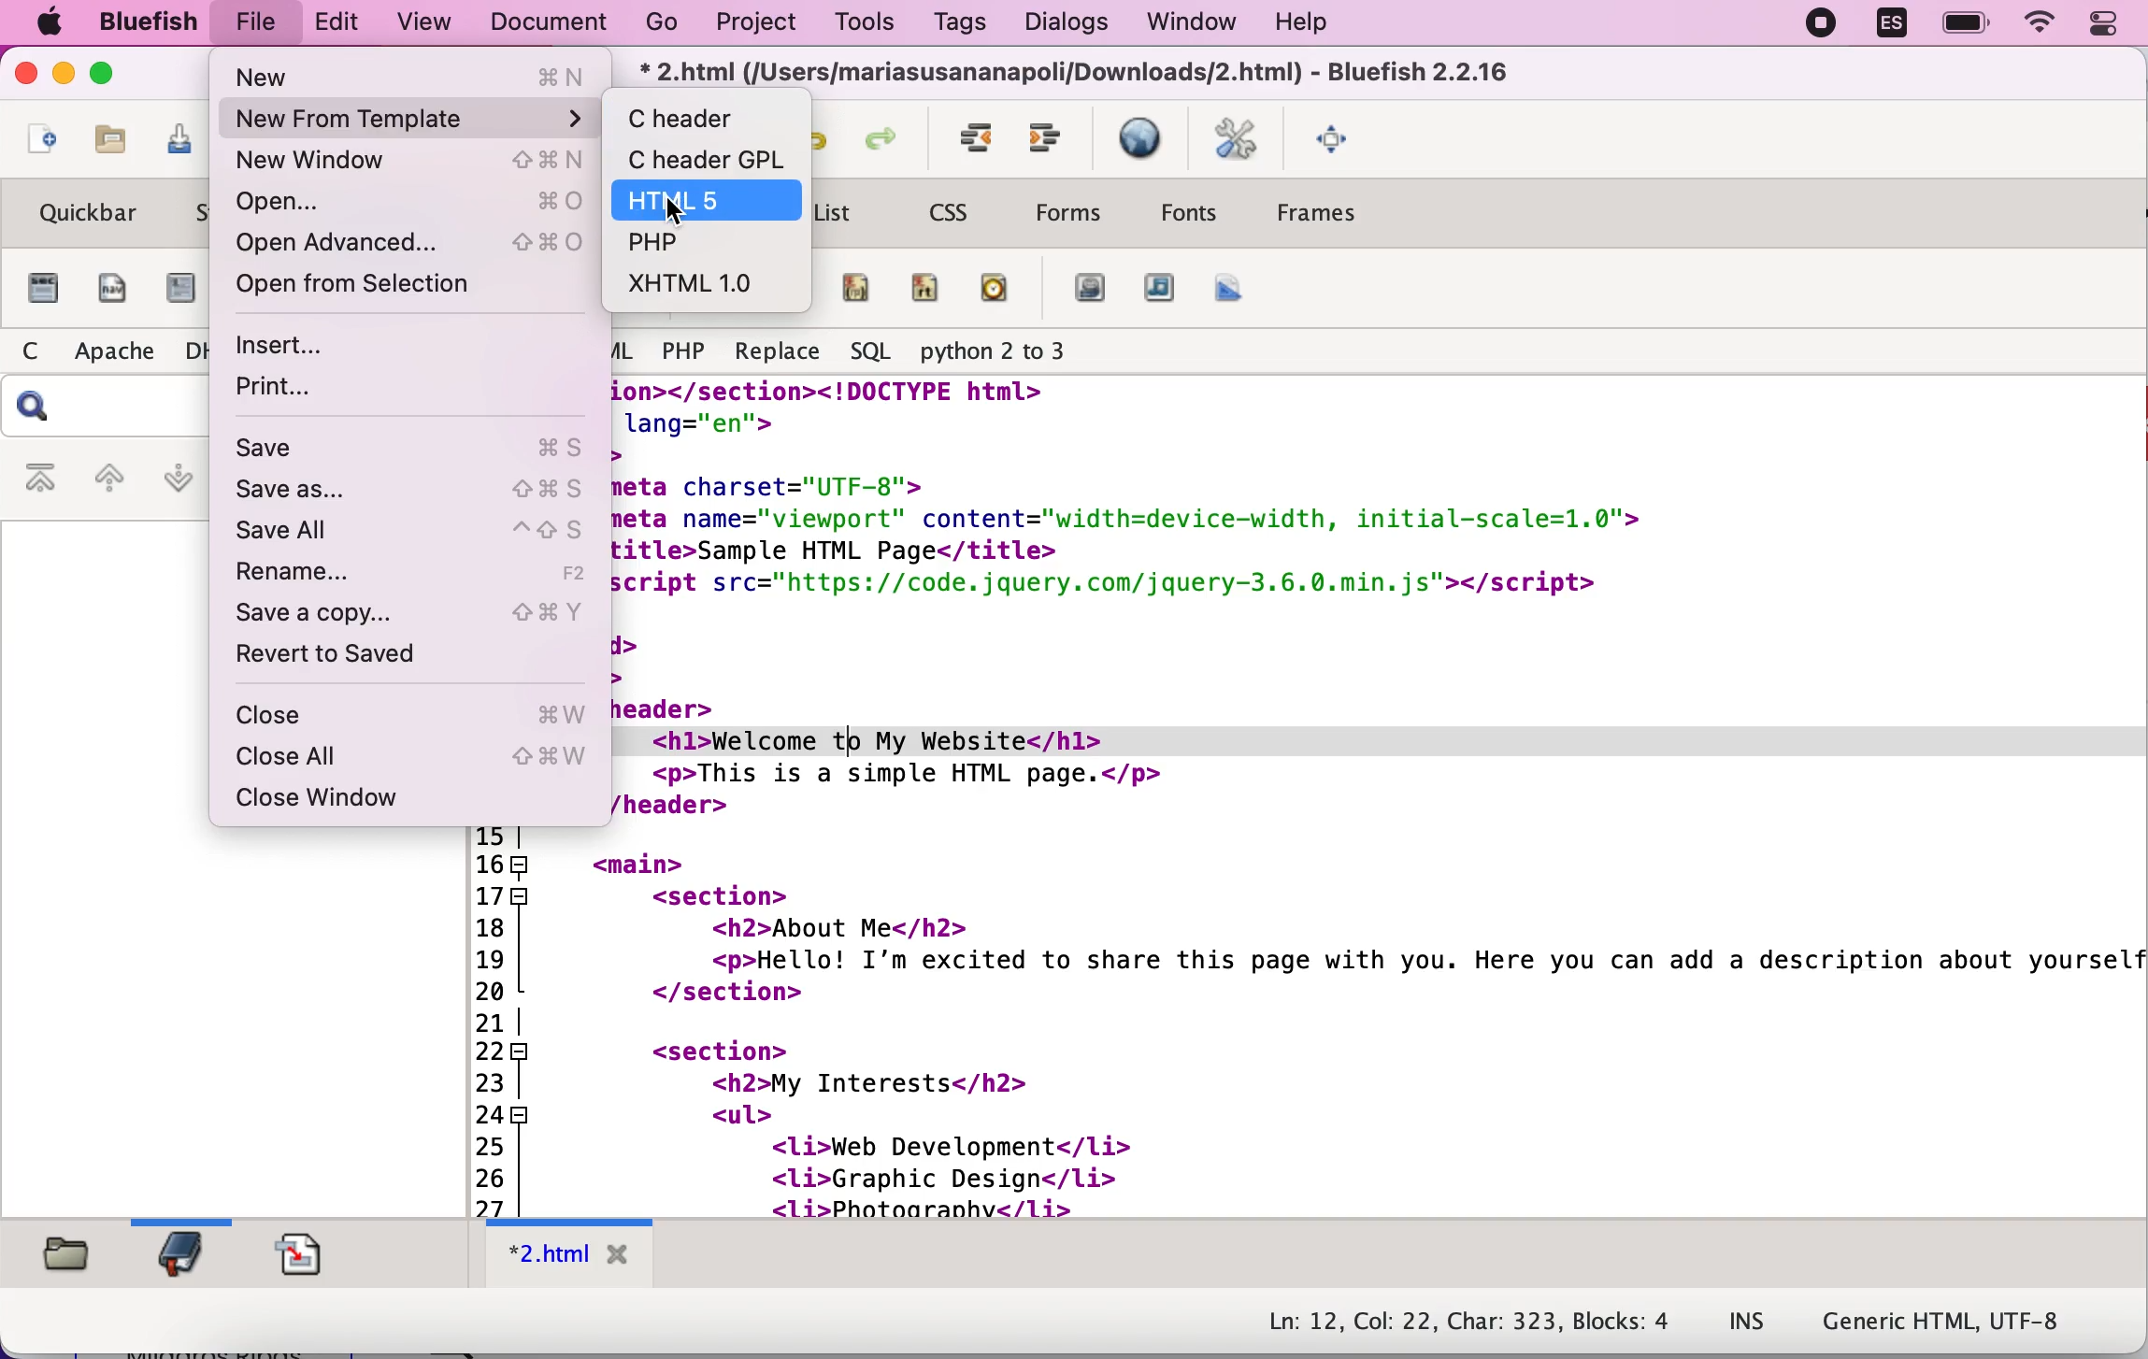  Describe the element at coordinates (1160, 292) in the screenshot. I see `audio` at that location.